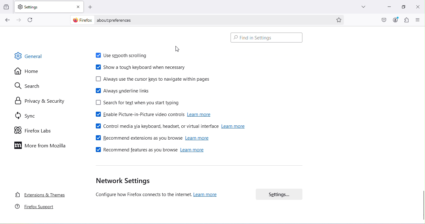 This screenshot has height=224, width=425. What do you see at coordinates (153, 80) in the screenshot?
I see `Always use the cursor keys to navigate within pages` at bounding box center [153, 80].